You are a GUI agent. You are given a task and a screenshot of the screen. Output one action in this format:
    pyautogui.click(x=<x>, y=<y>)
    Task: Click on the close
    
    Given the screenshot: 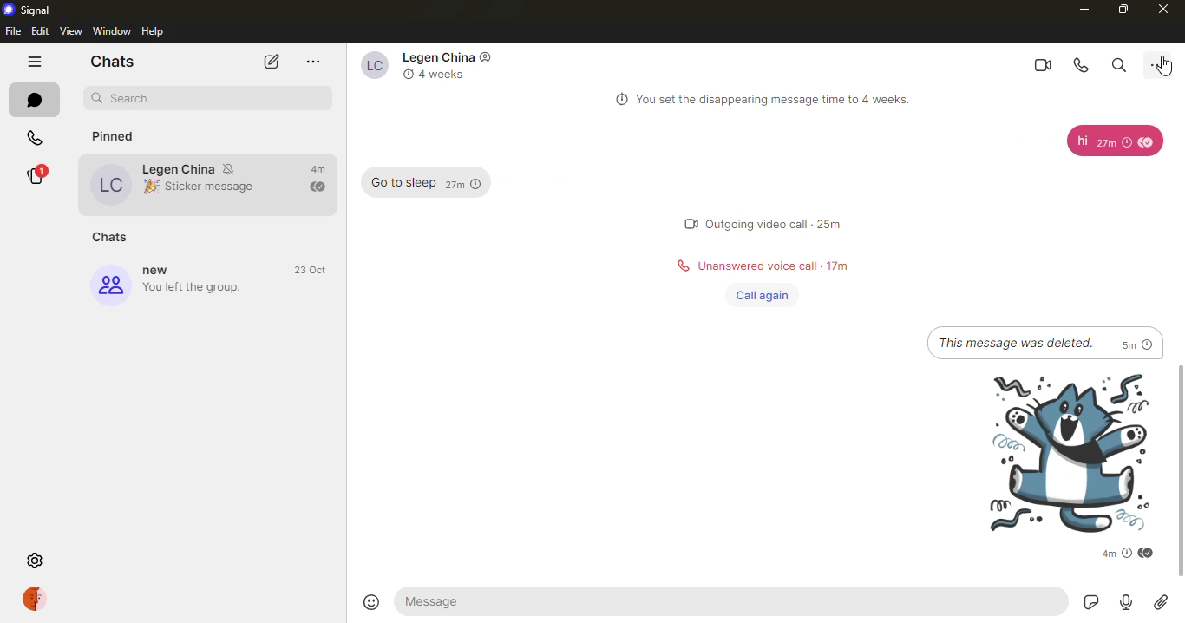 What is the action you would take?
    pyautogui.click(x=1163, y=11)
    